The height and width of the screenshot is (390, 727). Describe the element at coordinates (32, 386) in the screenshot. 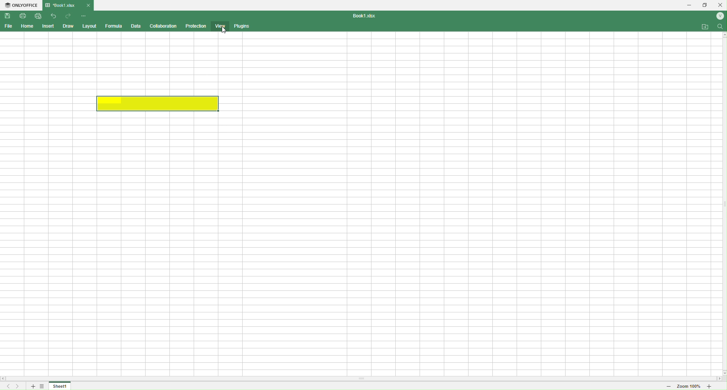

I see `Add sheet` at that location.